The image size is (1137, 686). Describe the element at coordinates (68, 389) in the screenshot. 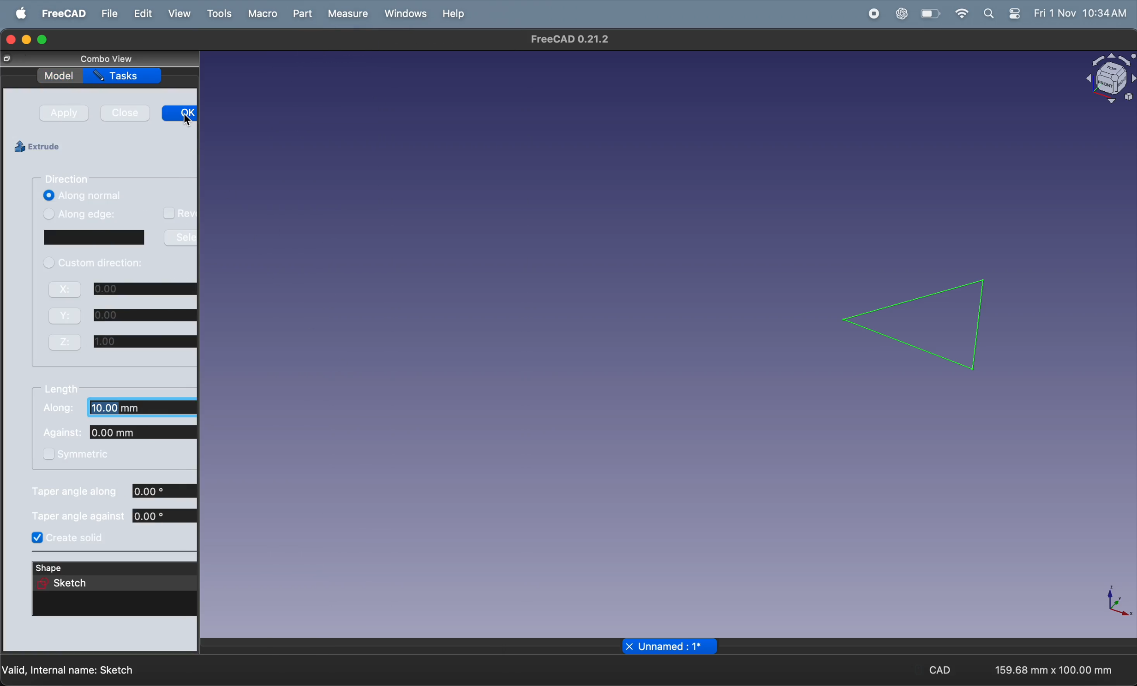

I see `lenghth` at that location.